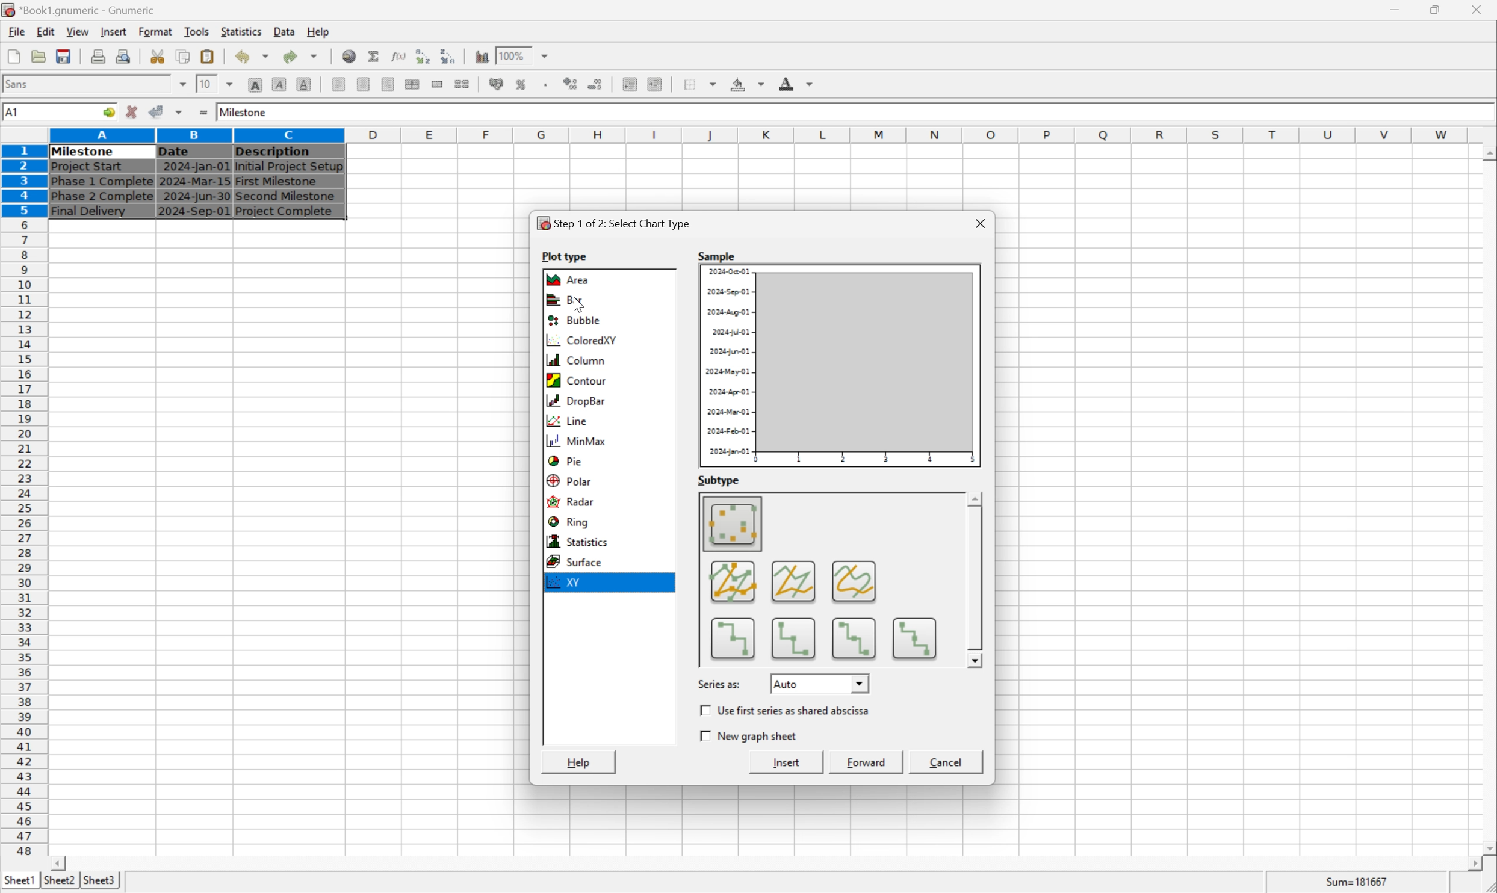 The width and height of the screenshot is (1497, 893). Describe the element at coordinates (567, 419) in the screenshot. I see `line` at that location.